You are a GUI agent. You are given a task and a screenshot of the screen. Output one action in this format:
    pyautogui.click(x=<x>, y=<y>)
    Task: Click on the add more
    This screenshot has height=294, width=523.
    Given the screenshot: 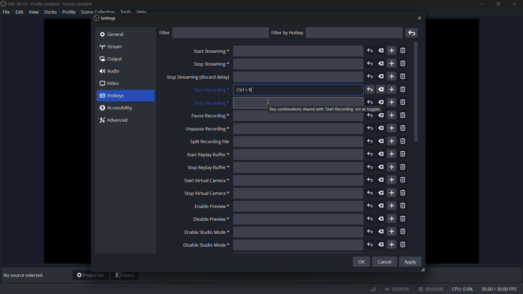 What is the action you would take?
    pyautogui.click(x=392, y=90)
    